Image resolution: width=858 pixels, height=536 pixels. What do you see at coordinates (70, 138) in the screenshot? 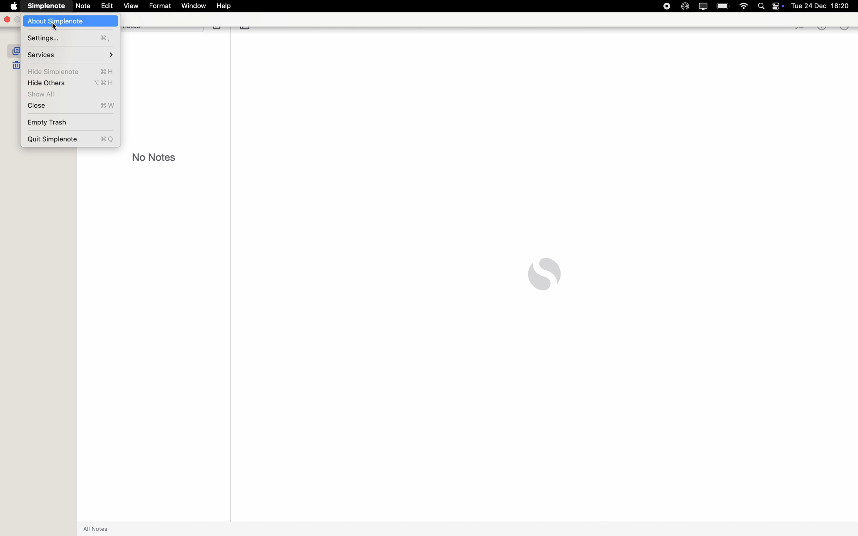
I see `Quit Simplenote` at bounding box center [70, 138].